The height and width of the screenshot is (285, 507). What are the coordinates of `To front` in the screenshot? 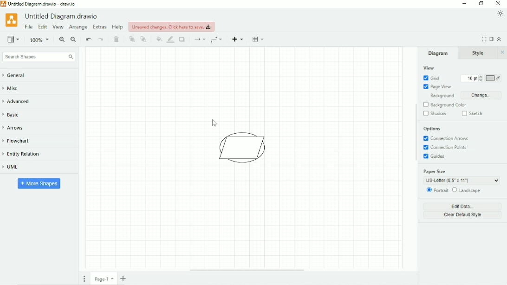 It's located at (132, 39).